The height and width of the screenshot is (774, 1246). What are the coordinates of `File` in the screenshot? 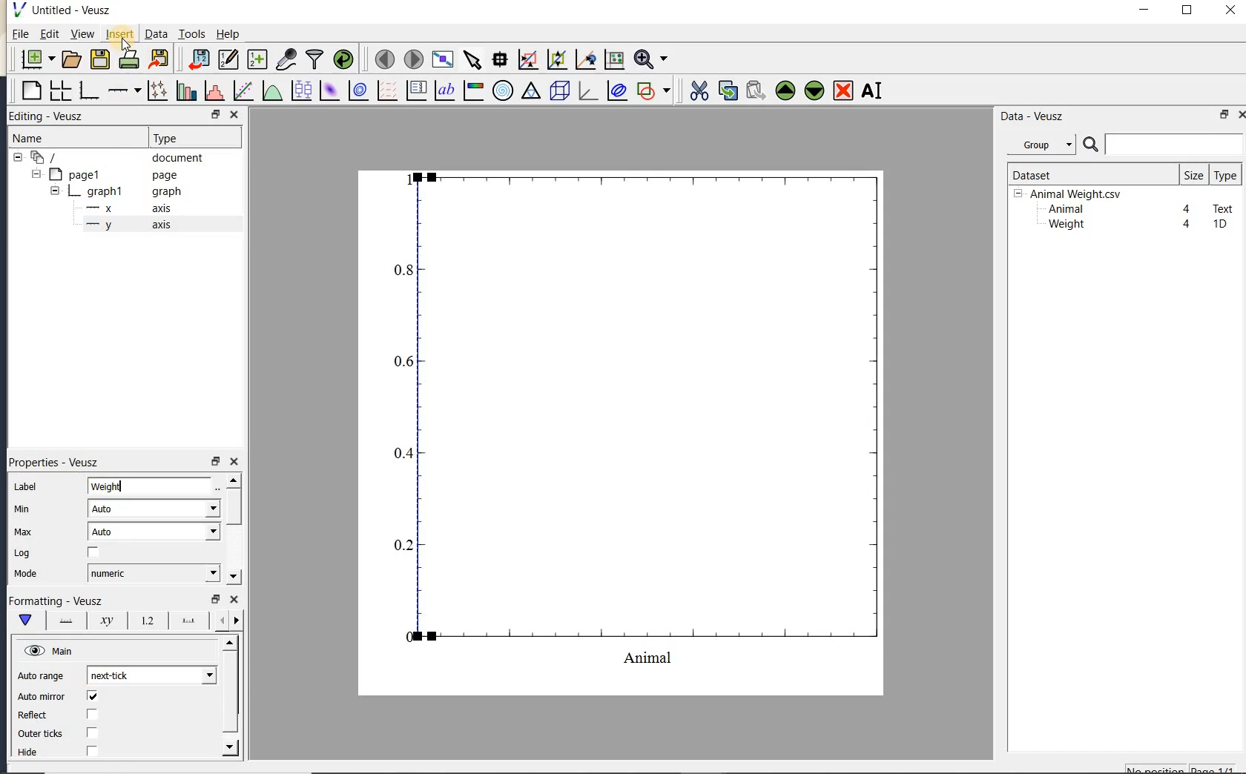 It's located at (21, 34).